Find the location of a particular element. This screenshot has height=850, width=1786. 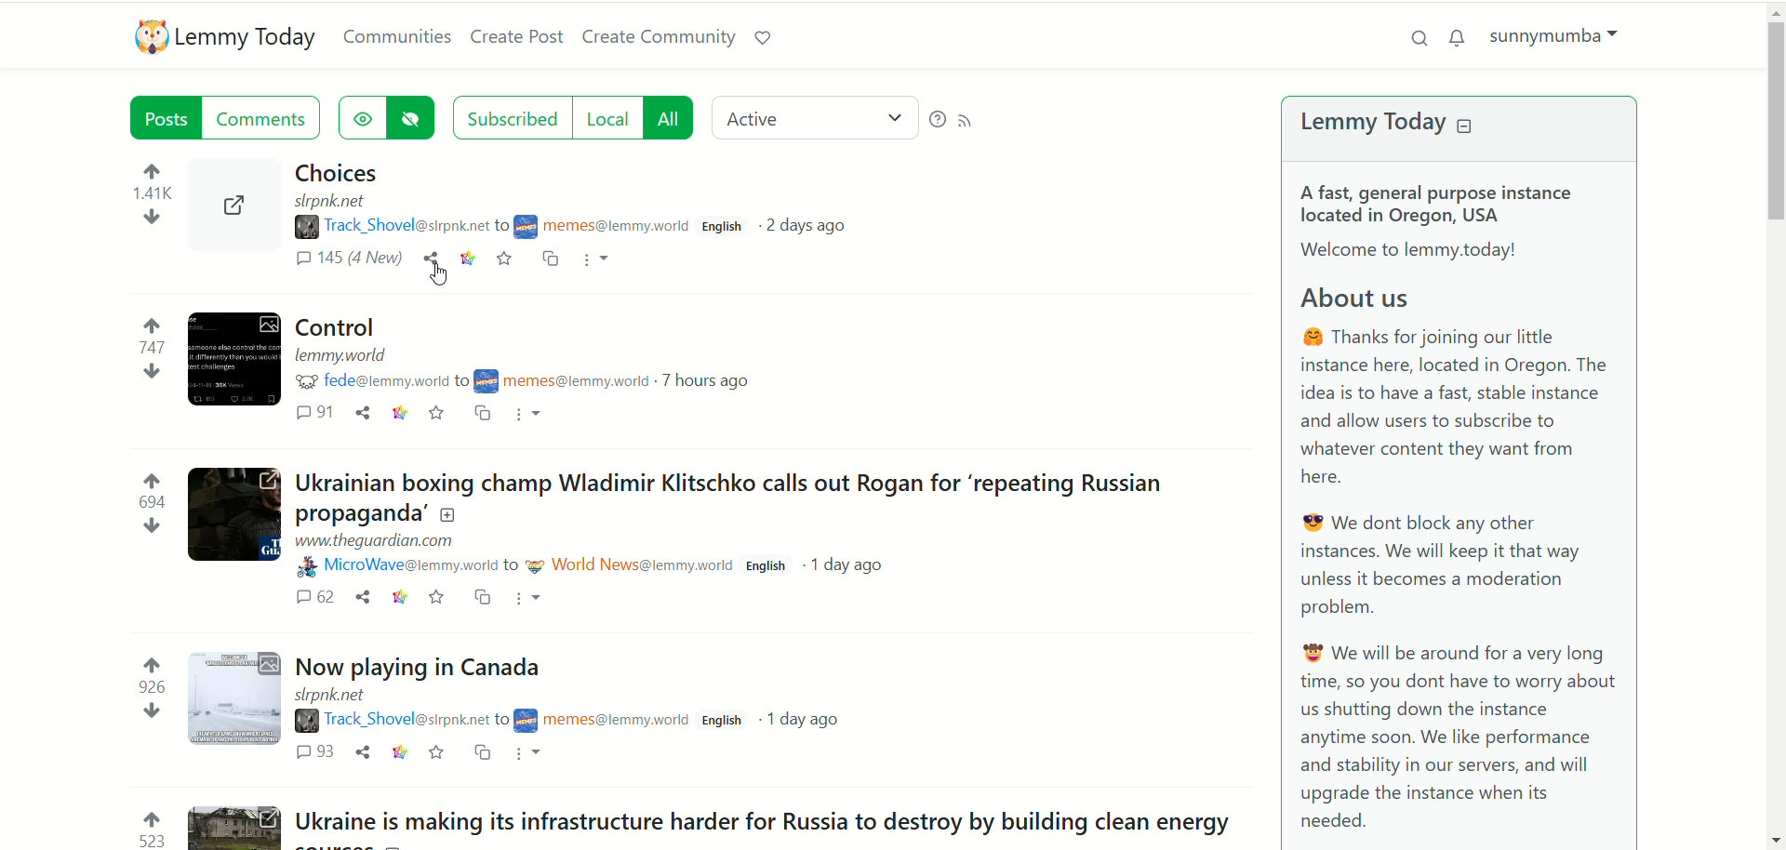

comments is located at coordinates (266, 116).